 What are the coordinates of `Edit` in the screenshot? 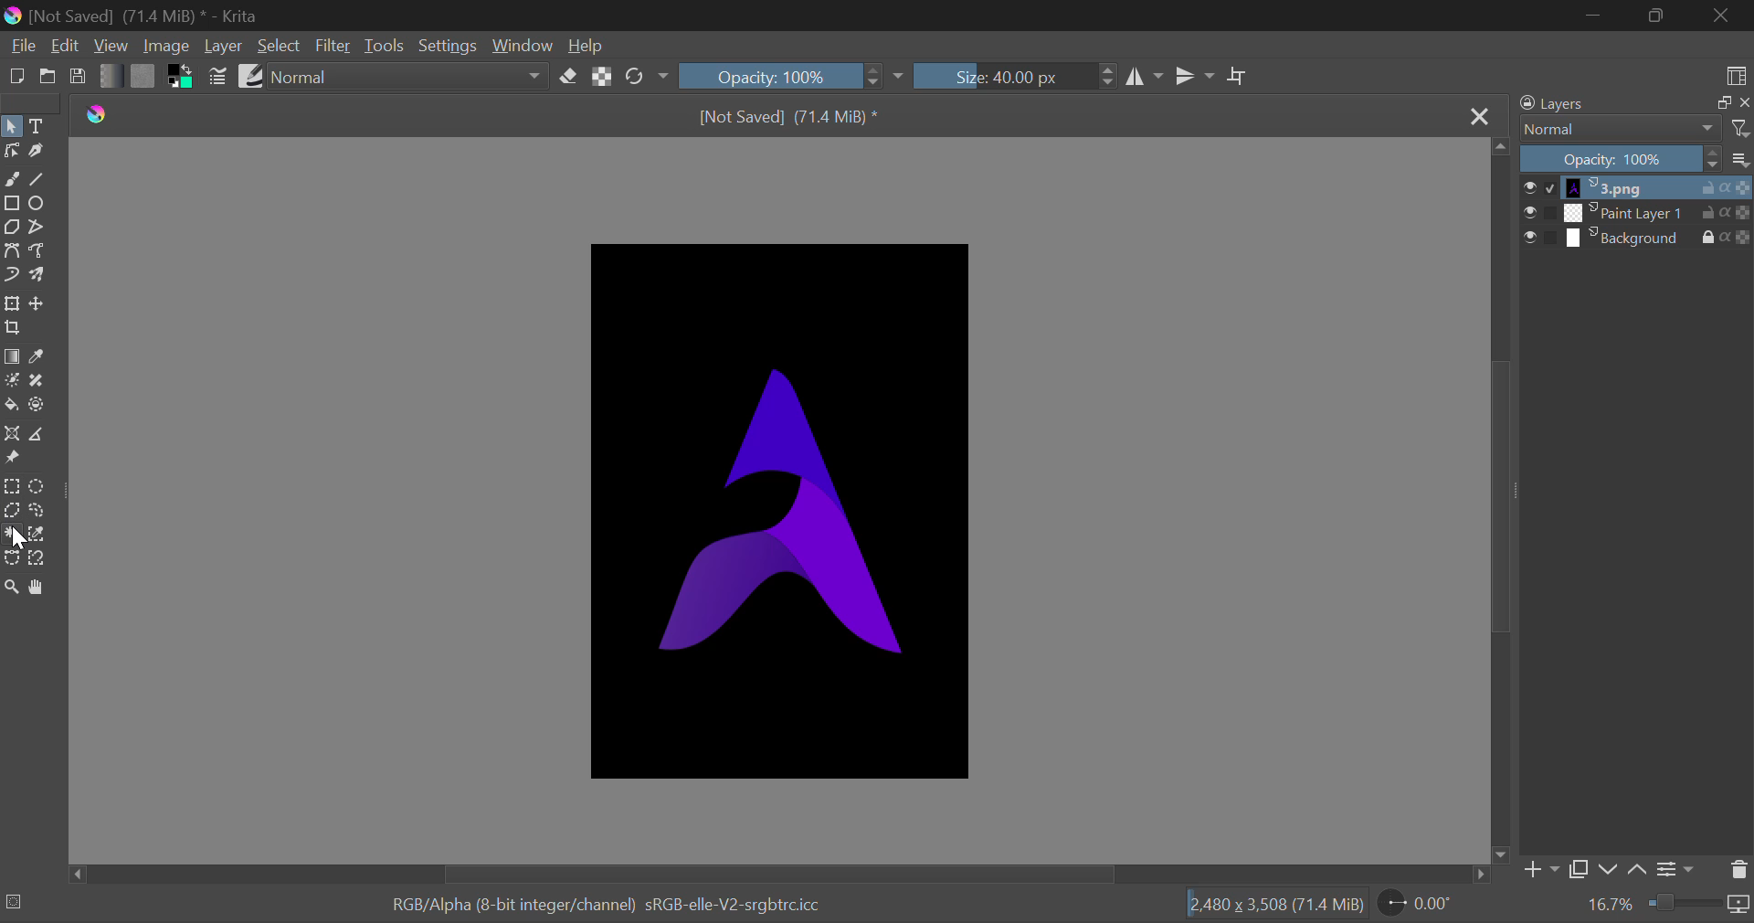 It's located at (68, 46).